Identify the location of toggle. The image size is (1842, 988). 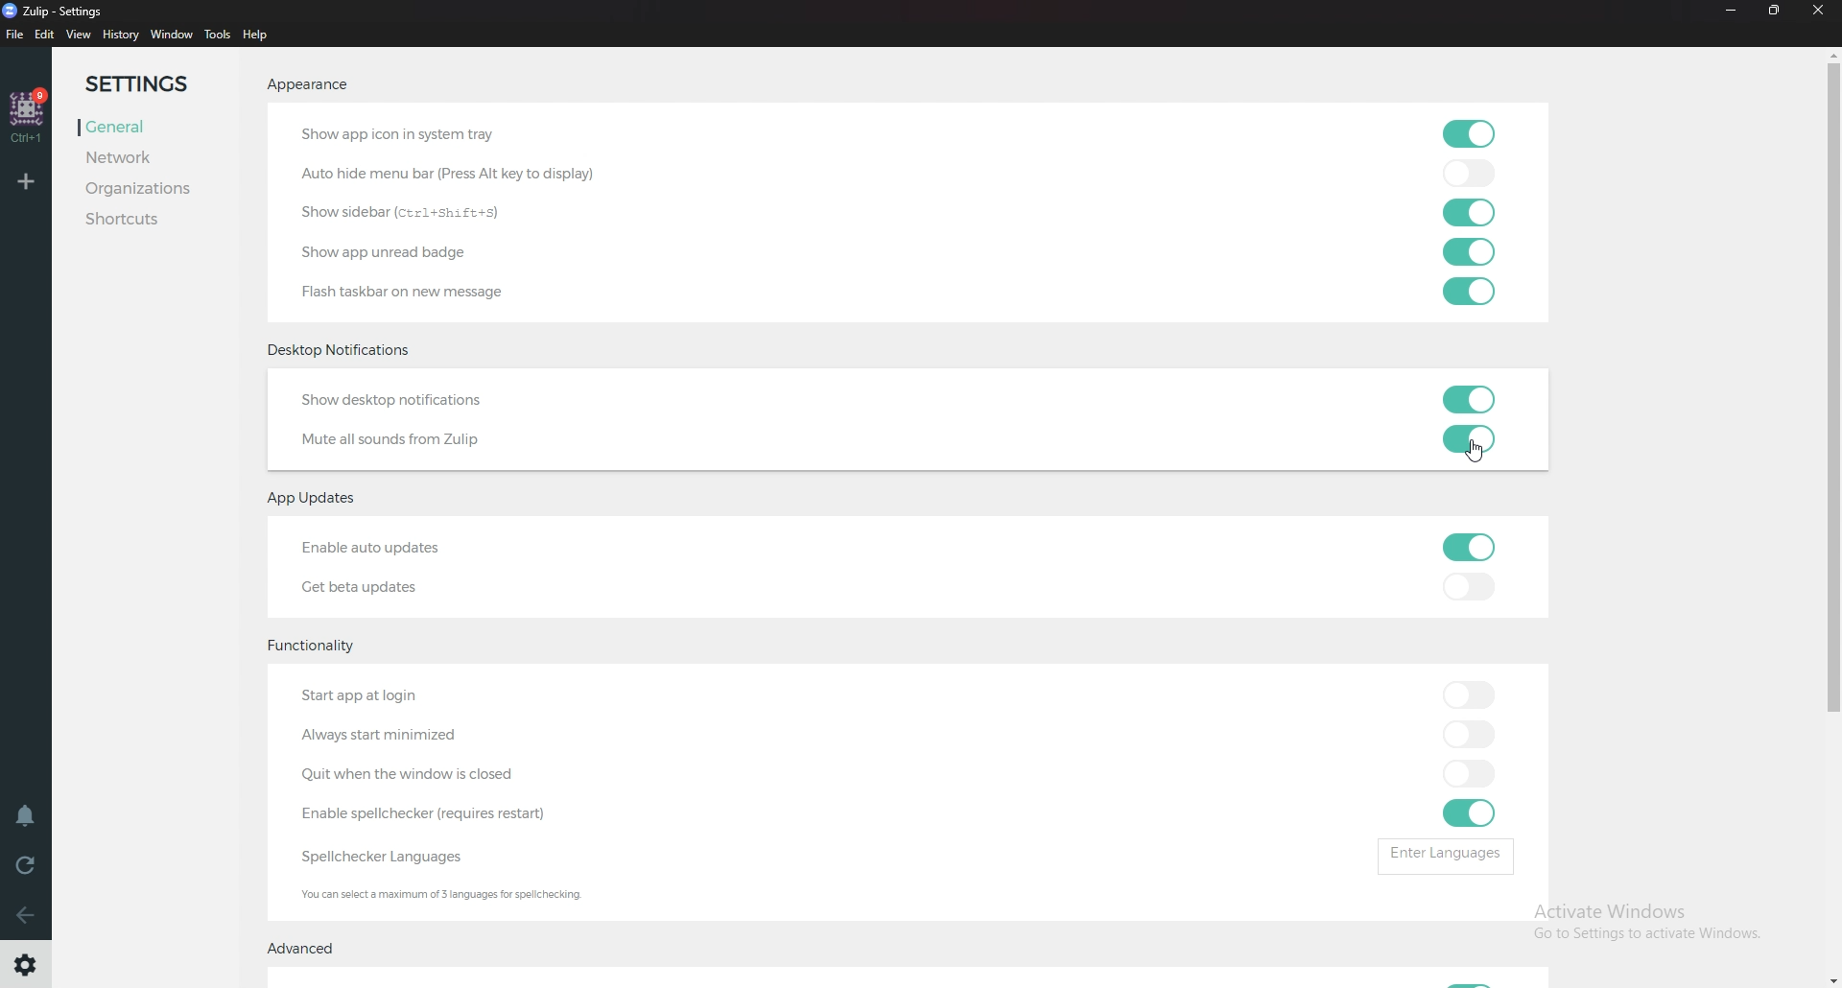
(1465, 131).